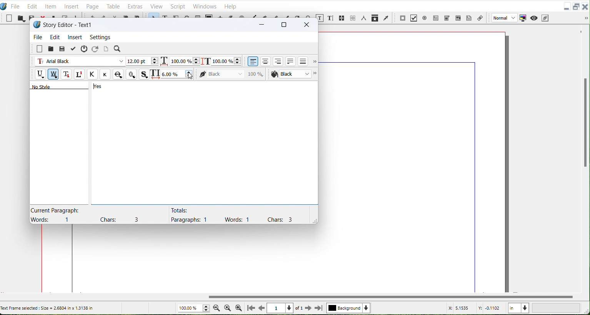 The width and height of the screenshot is (590, 315). Describe the element at coordinates (584, 158) in the screenshot. I see `Vertical scroll bar` at that location.